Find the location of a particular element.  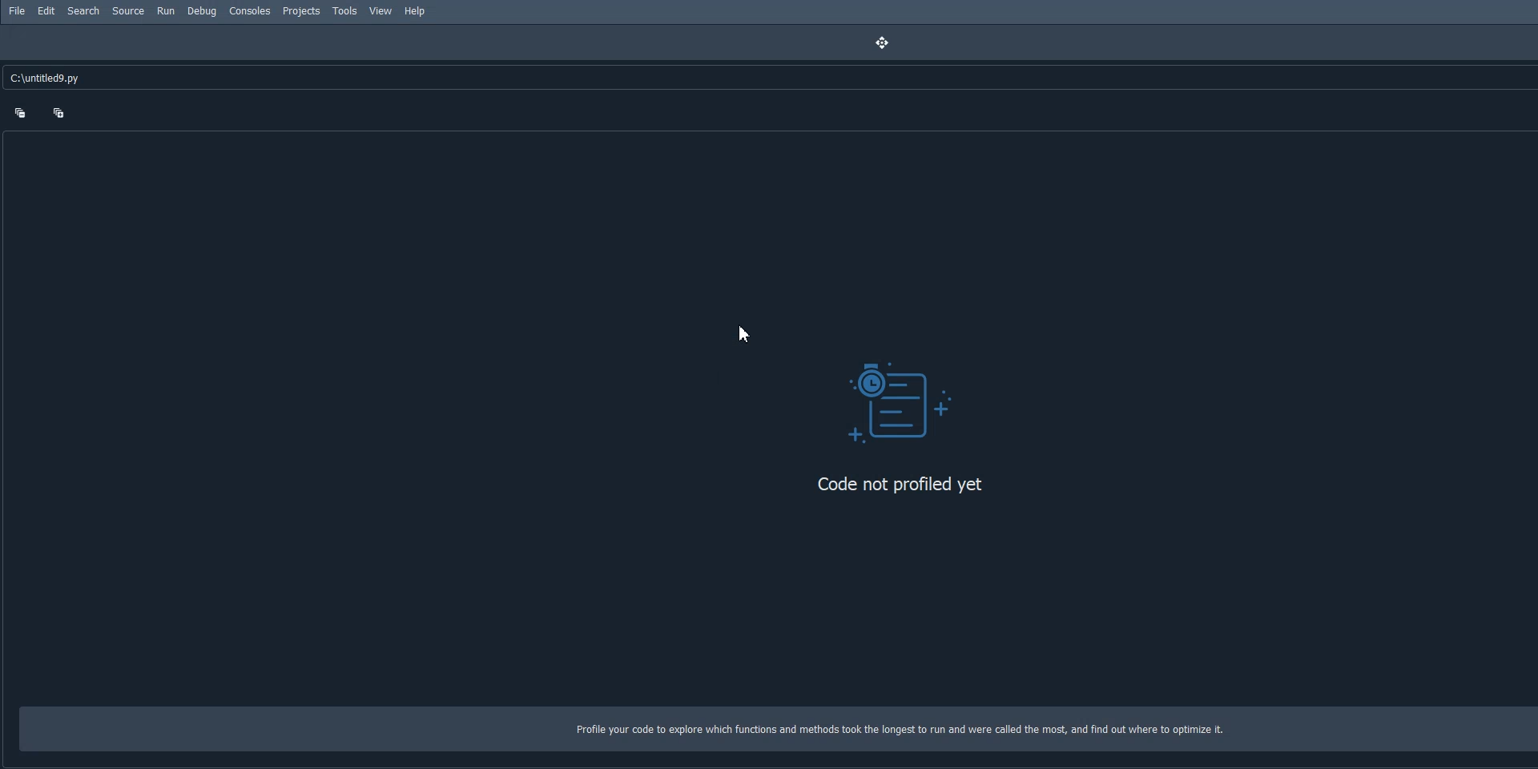

Consoles is located at coordinates (250, 11).